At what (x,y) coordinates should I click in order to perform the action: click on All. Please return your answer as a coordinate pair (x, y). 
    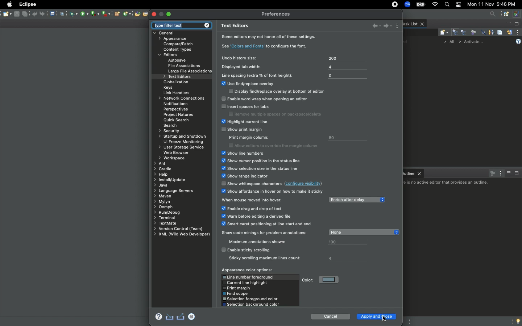
    Looking at the image, I should click on (450, 42).